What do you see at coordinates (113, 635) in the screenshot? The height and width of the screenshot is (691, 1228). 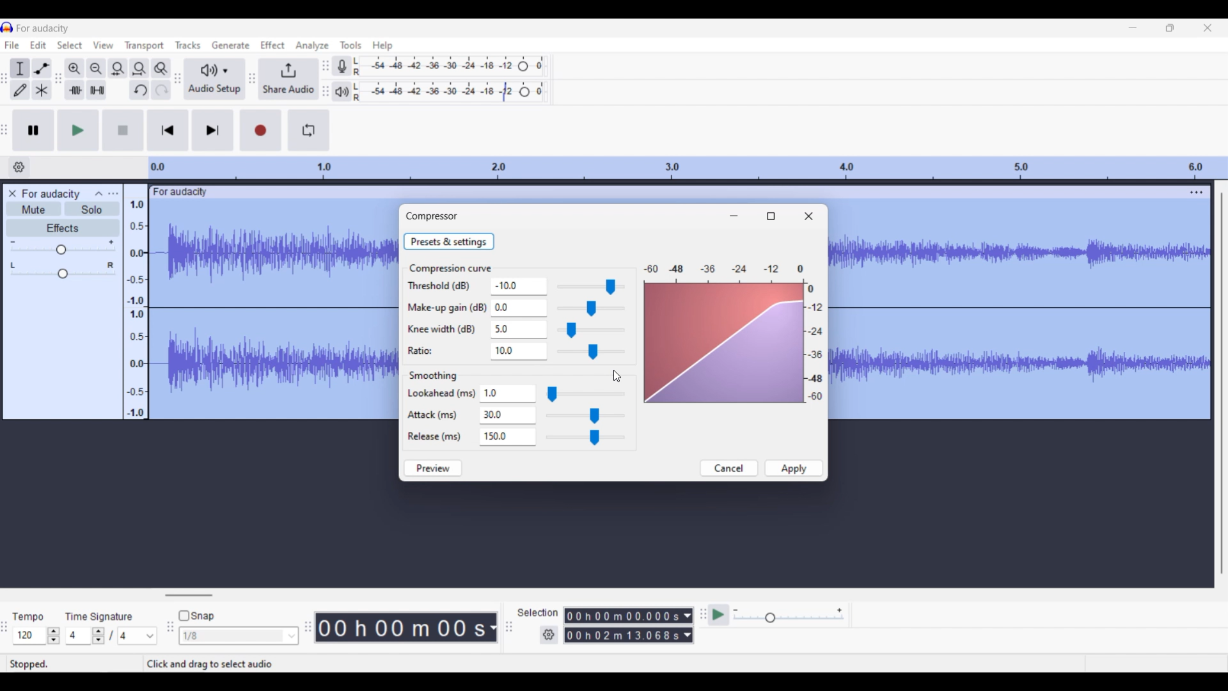 I see `Time signature settings` at bounding box center [113, 635].